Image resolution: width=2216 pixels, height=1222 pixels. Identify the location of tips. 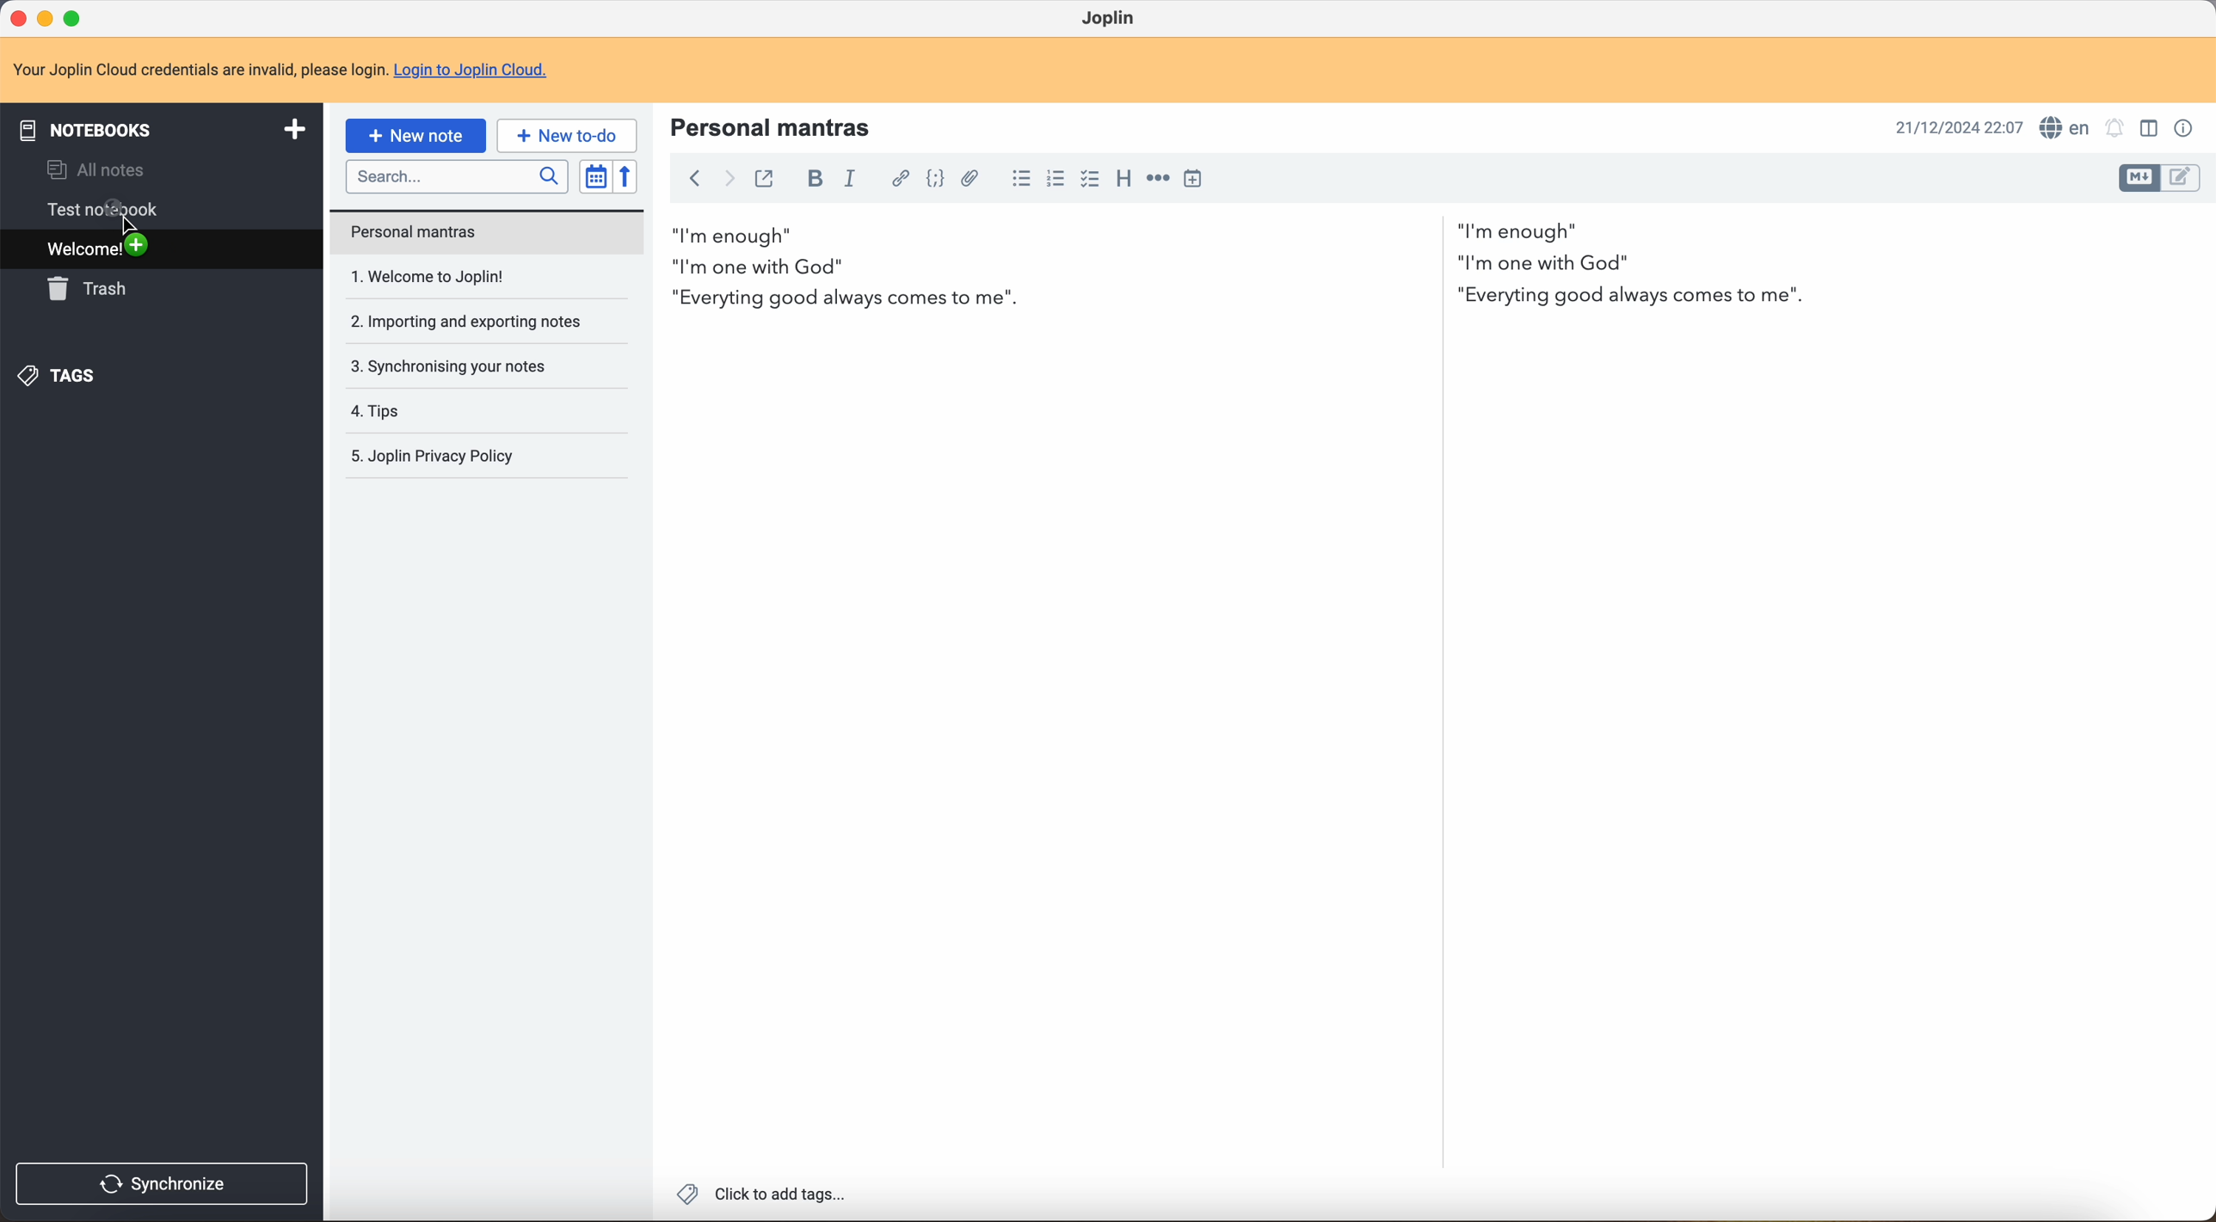
(377, 412).